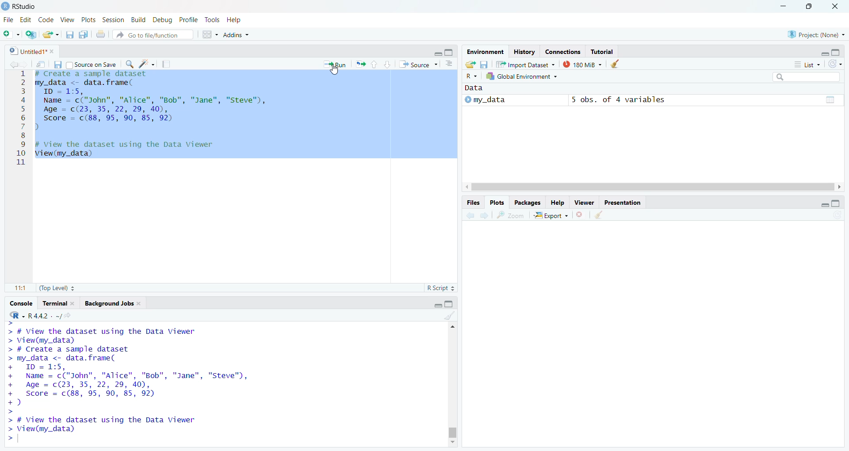  Describe the element at coordinates (30, 33) in the screenshot. I see `Create a Project` at that location.